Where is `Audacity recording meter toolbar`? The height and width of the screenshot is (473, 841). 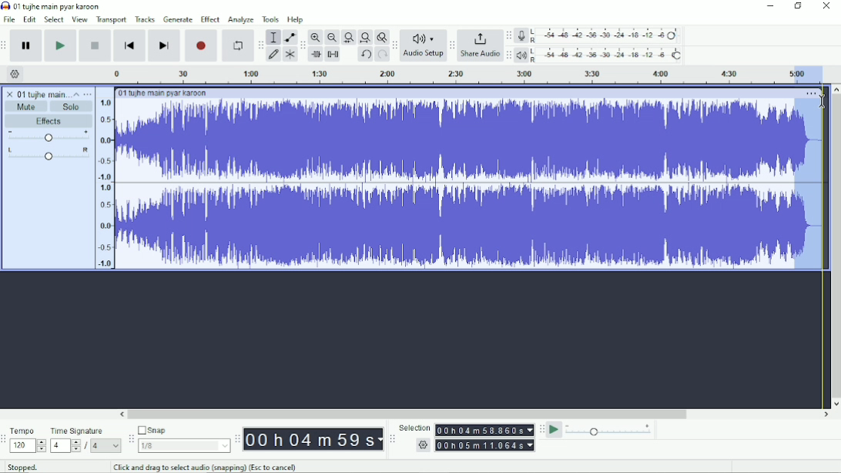
Audacity recording meter toolbar is located at coordinates (509, 36).